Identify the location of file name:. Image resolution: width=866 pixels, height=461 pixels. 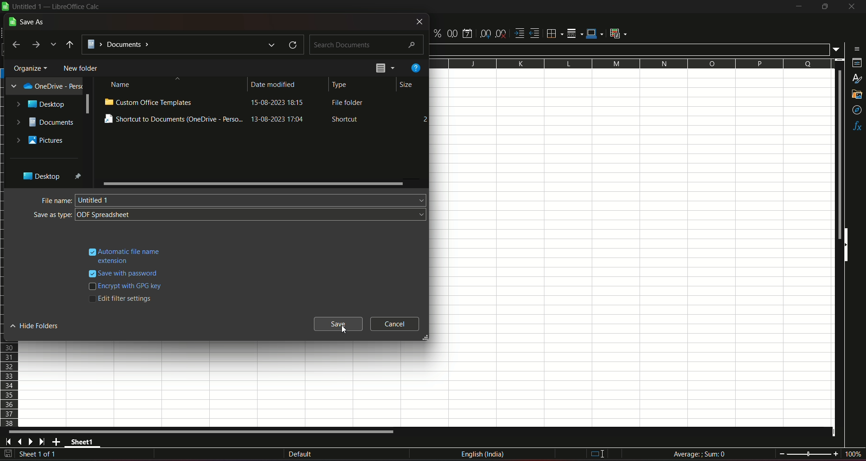
(55, 200).